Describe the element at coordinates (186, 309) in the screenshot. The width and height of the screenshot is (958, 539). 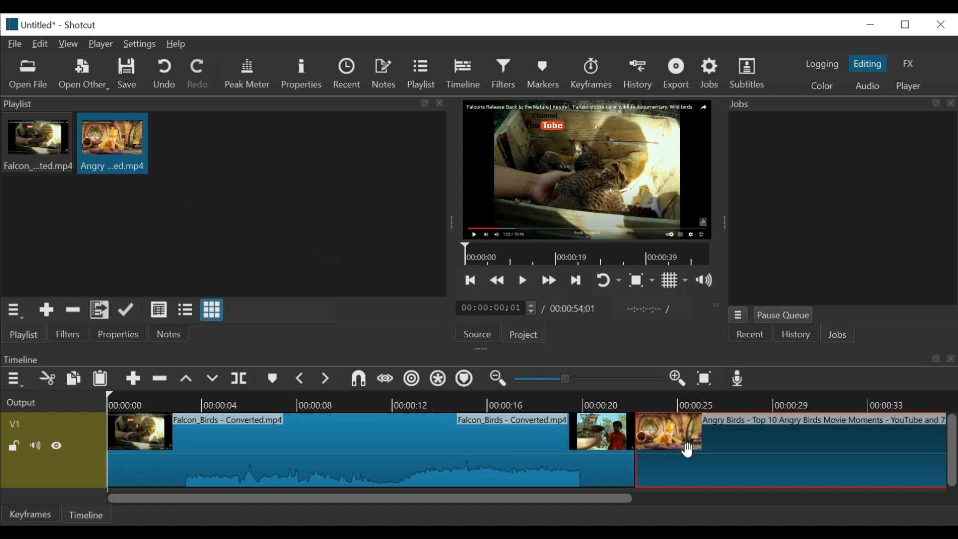
I see `view as files` at that location.